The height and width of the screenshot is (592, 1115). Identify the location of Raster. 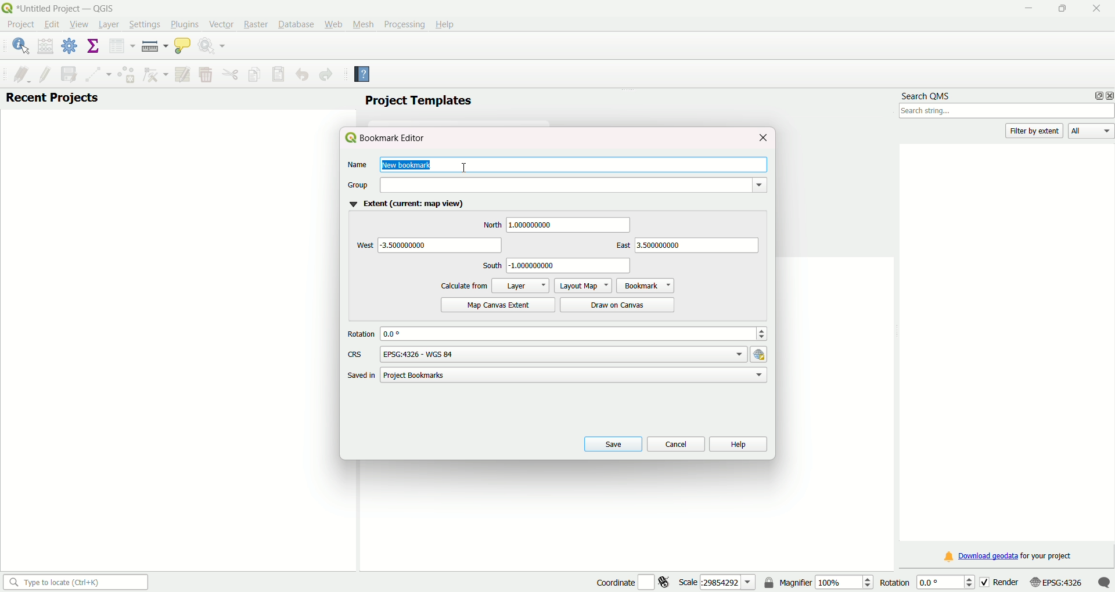
(255, 24).